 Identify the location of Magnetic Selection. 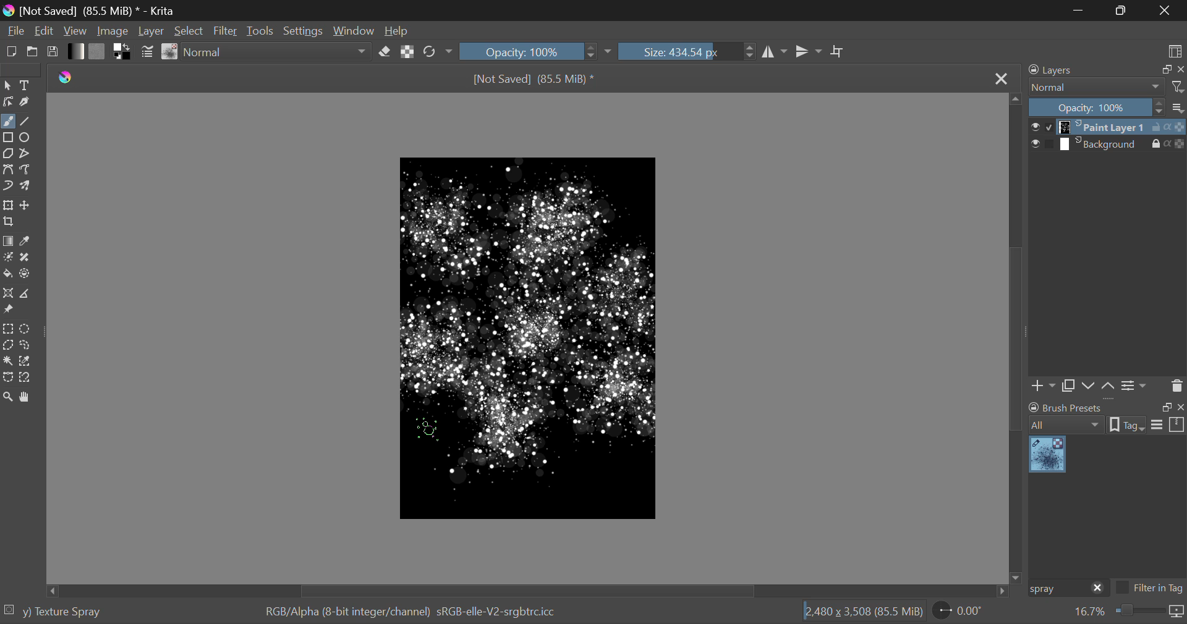
(29, 378).